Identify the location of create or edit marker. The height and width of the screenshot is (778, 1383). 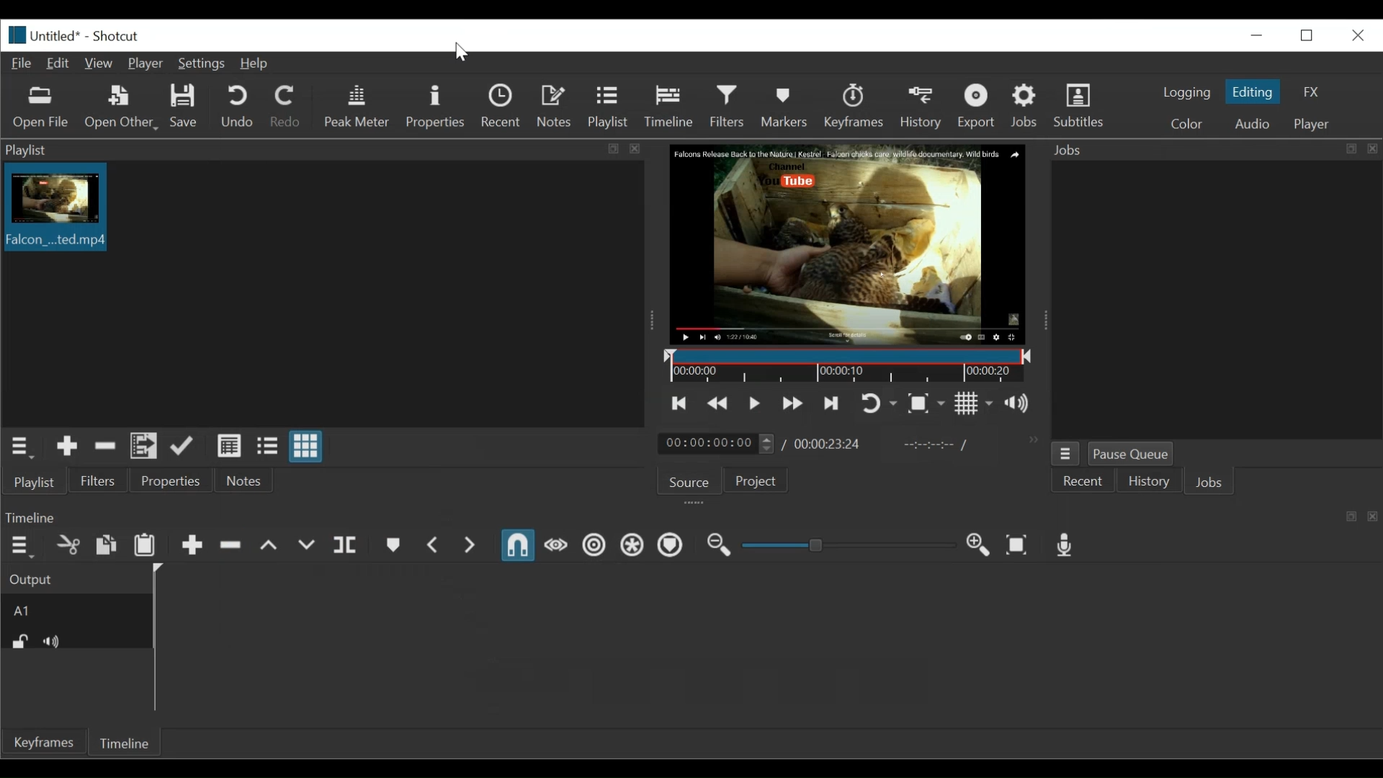
(393, 546).